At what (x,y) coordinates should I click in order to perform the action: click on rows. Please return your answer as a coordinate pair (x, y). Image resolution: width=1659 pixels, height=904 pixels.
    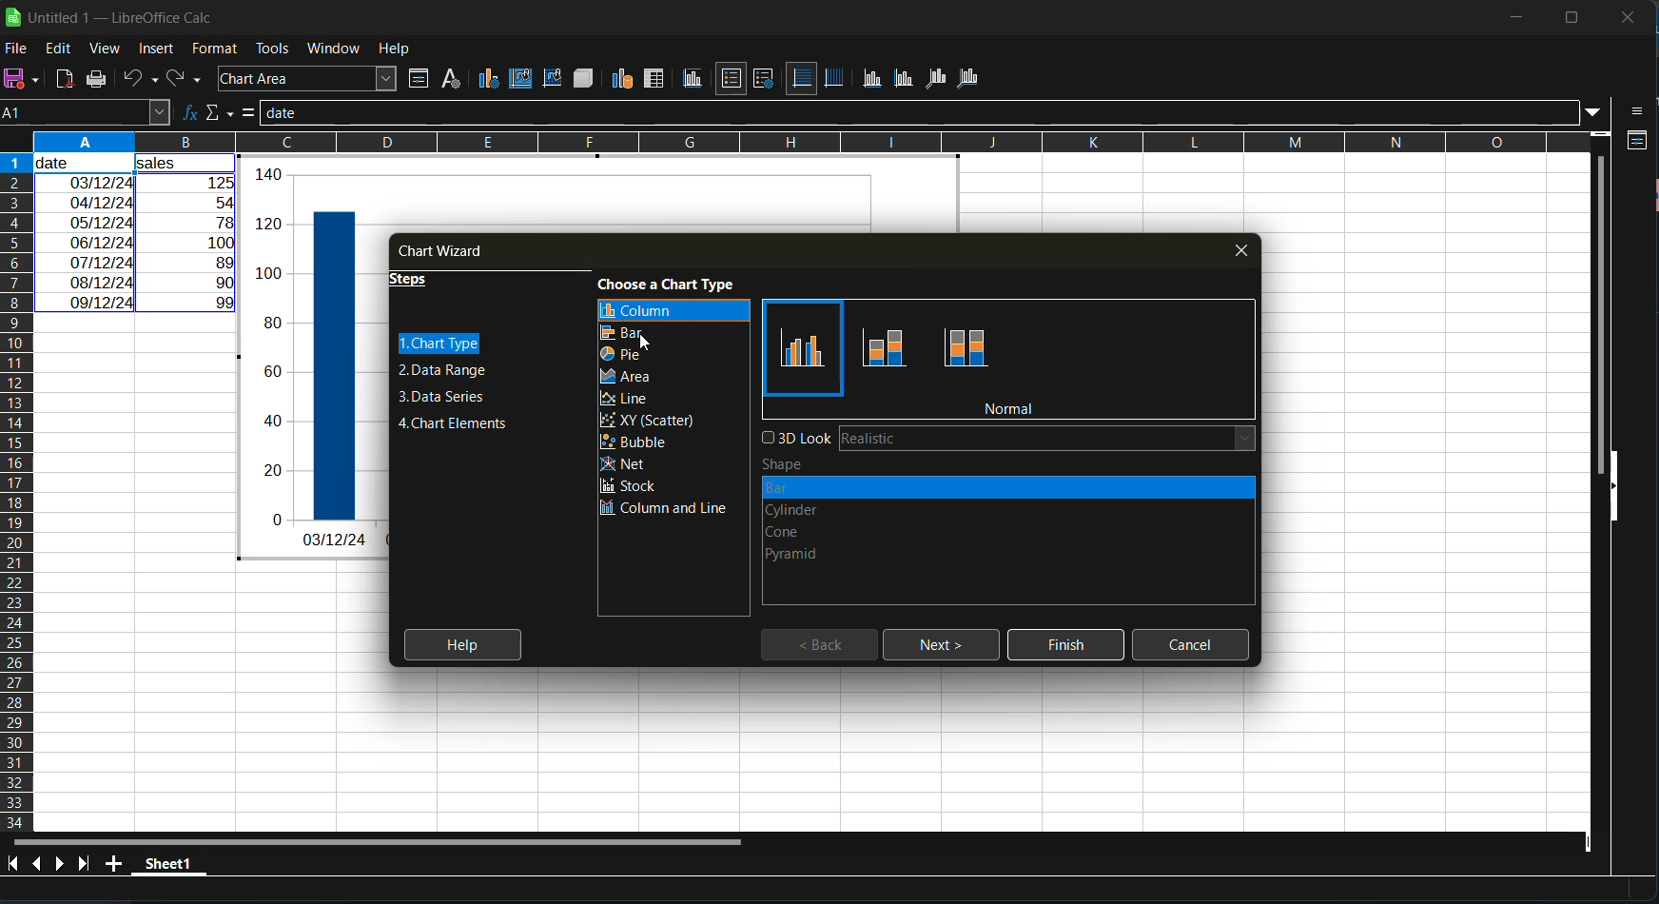
    Looking at the image, I should click on (796, 142).